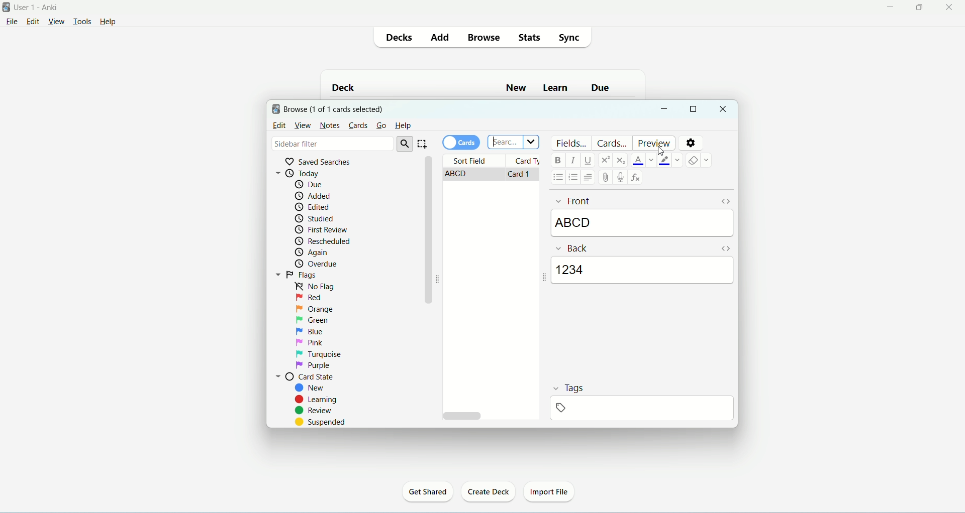  I want to click on subscript, so click(620, 160).